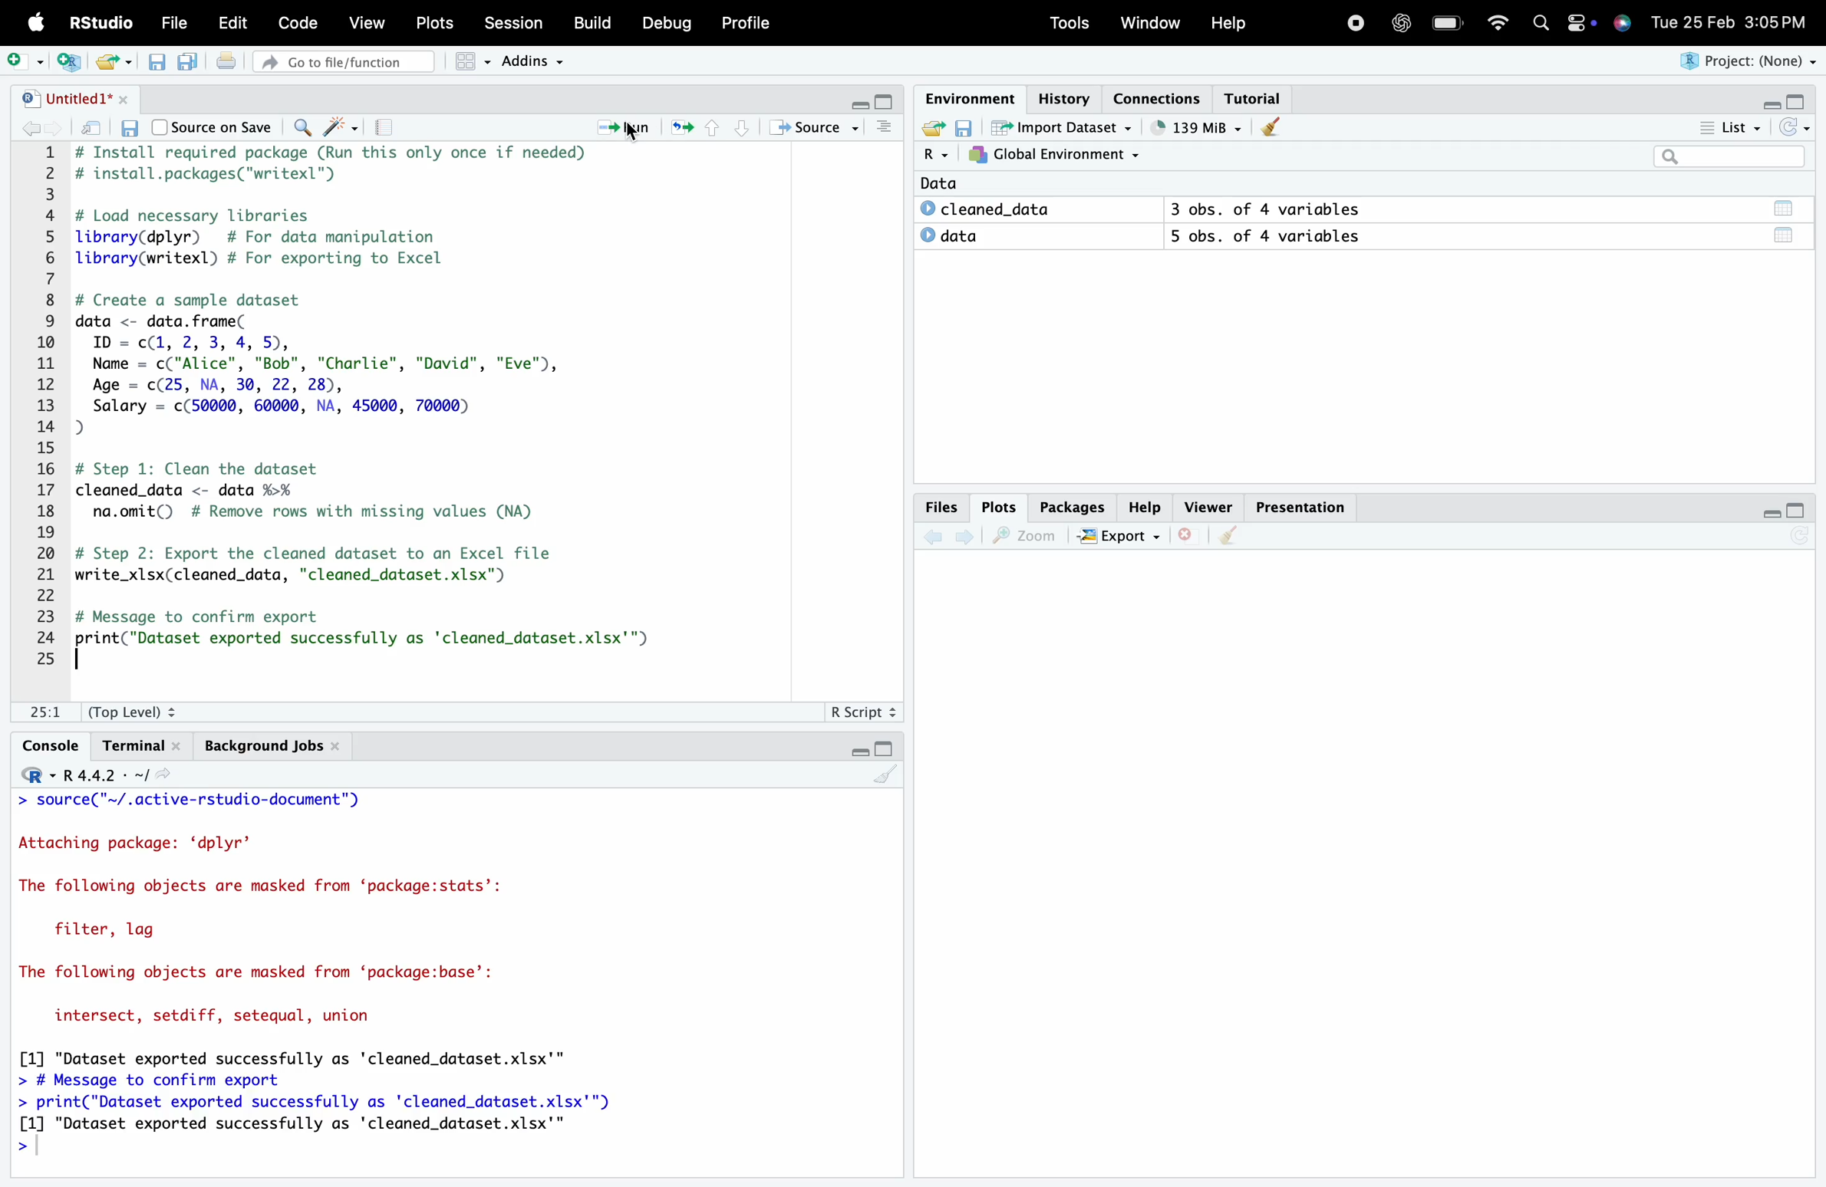 The height and width of the screenshot is (1187, 1826). I want to click on Project (None), so click(1750, 63).